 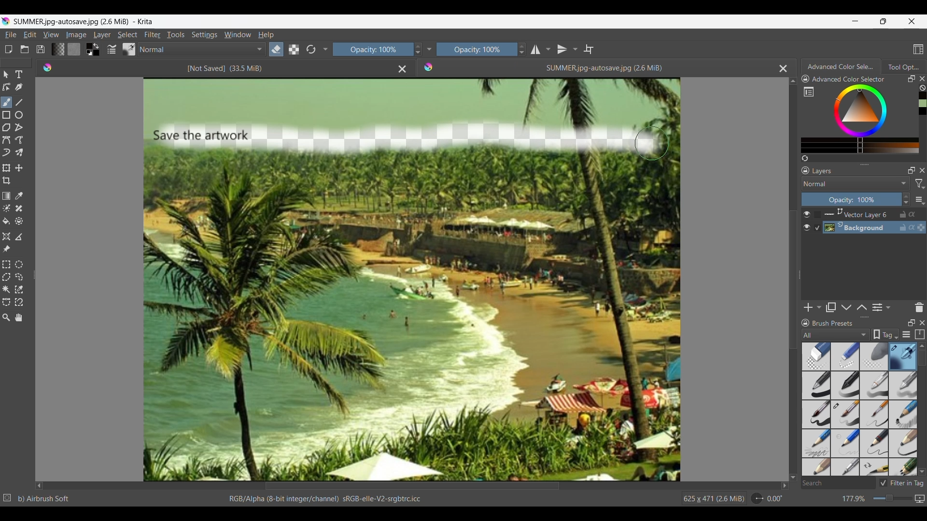 I want to click on Draw a gradient, so click(x=7, y=195).